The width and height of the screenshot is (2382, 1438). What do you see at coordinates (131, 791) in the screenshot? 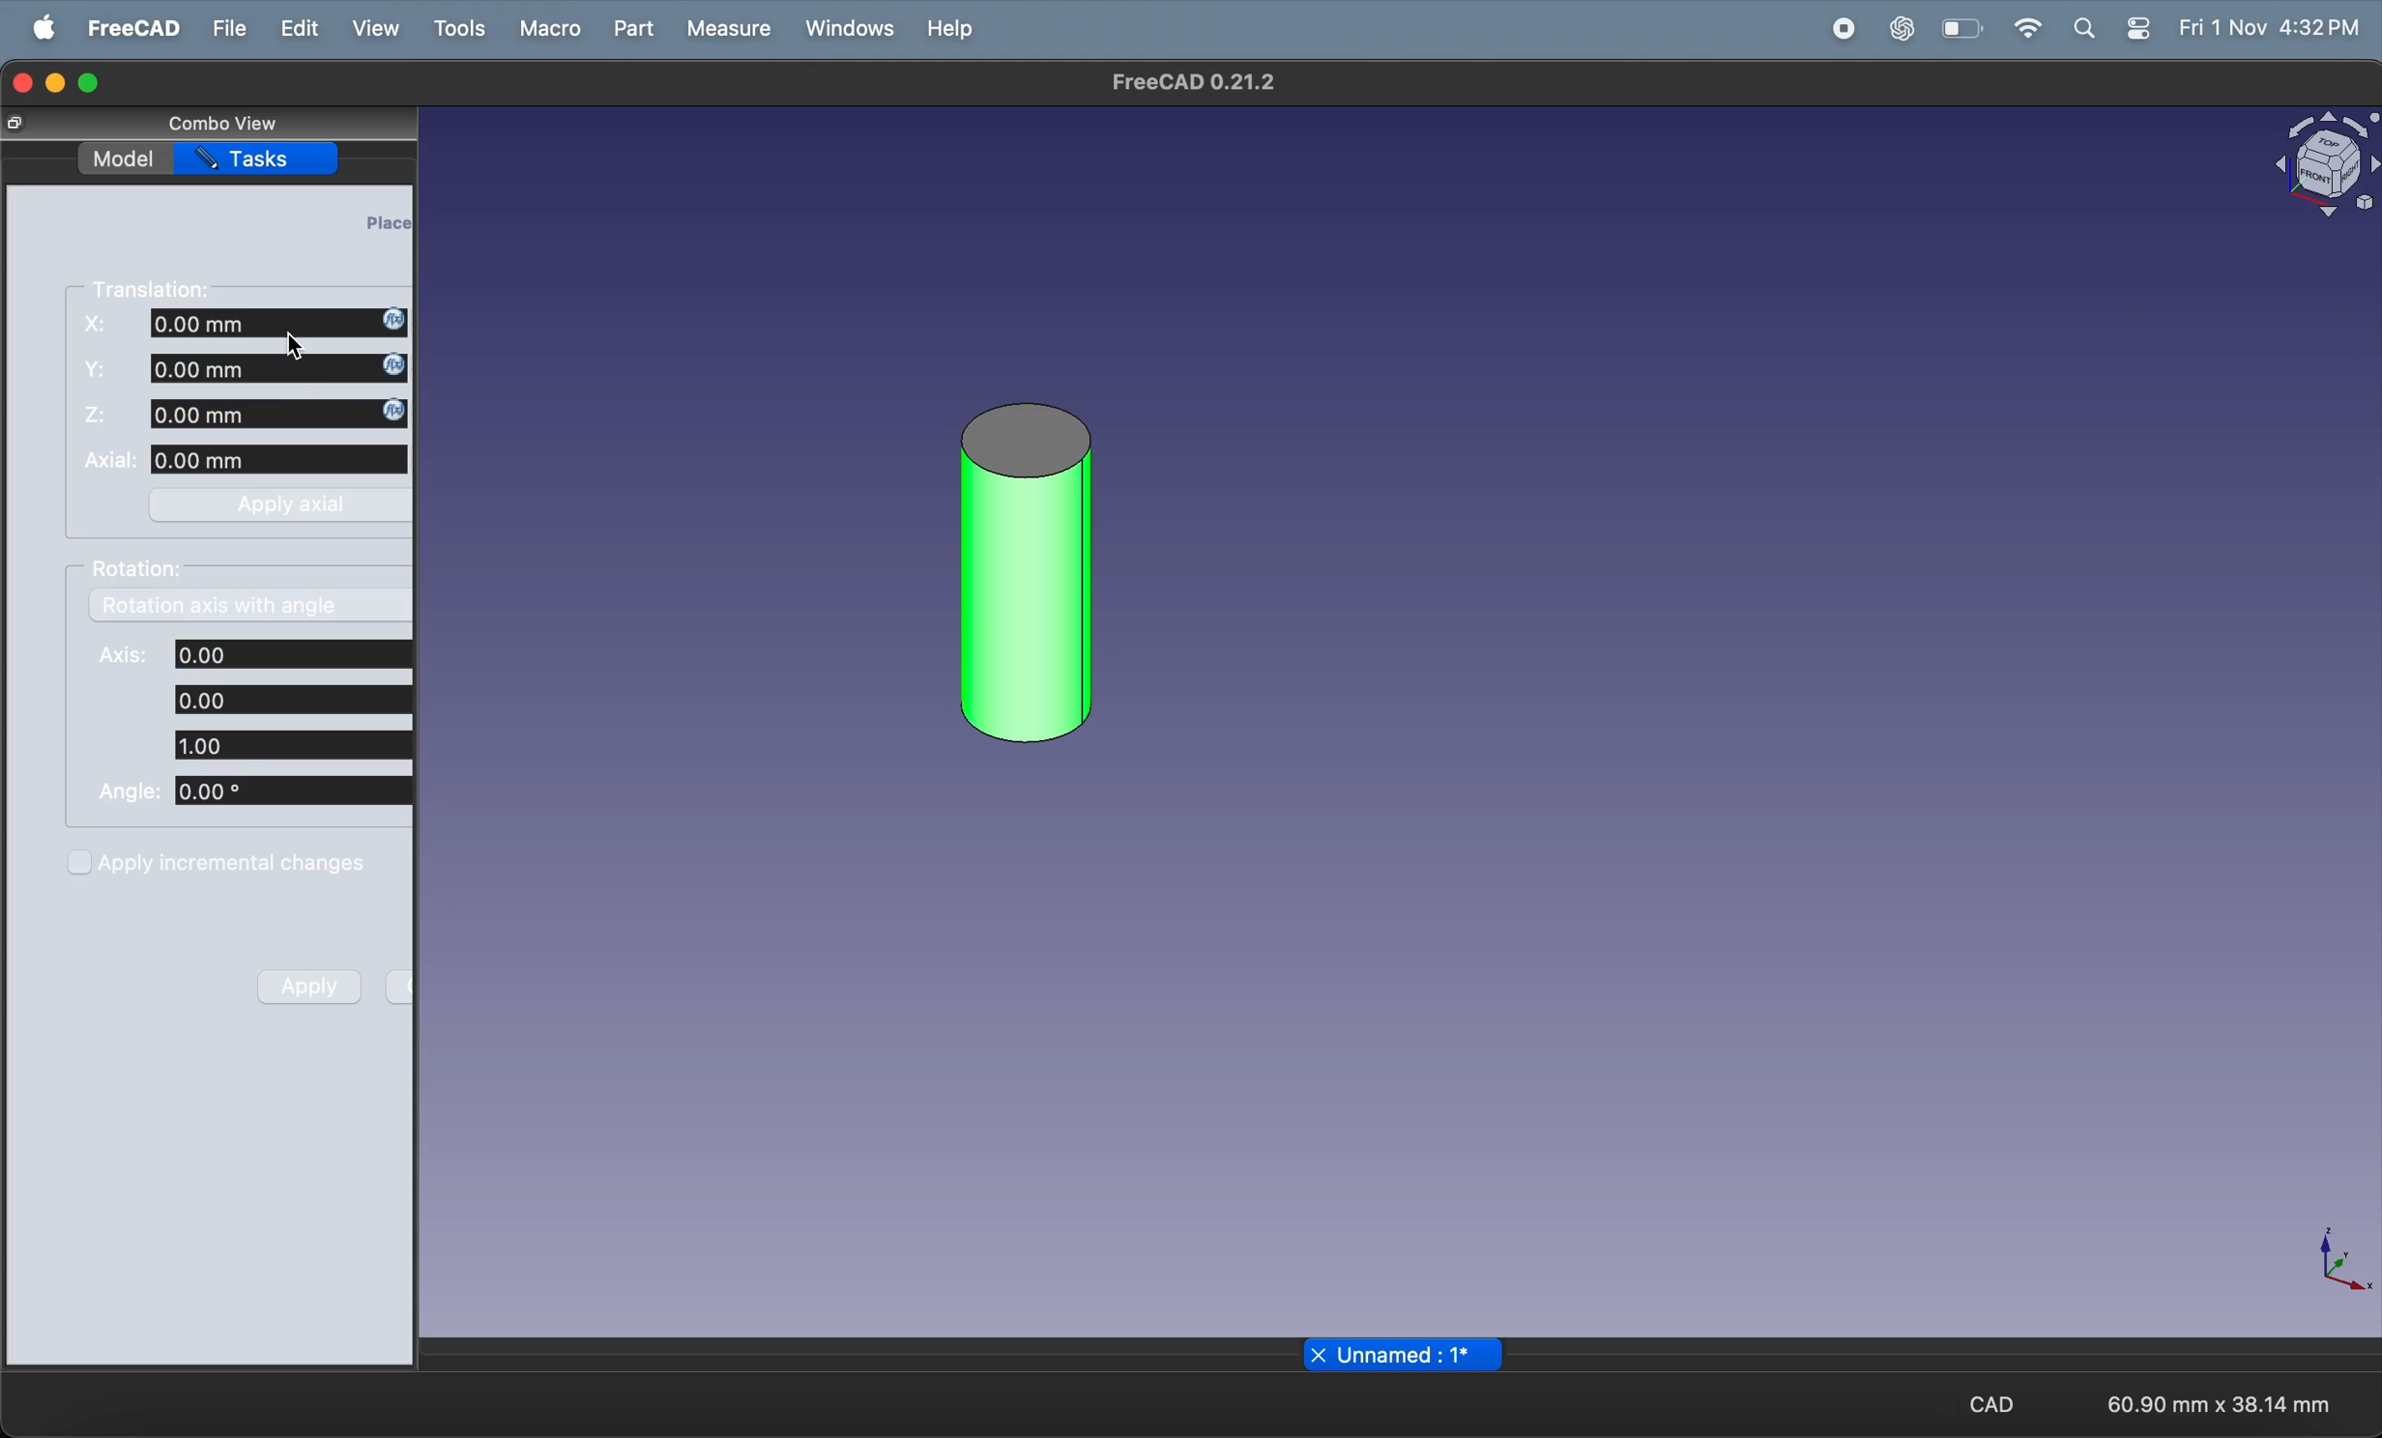
I see `Angle:` at bounding box center [131, 791].